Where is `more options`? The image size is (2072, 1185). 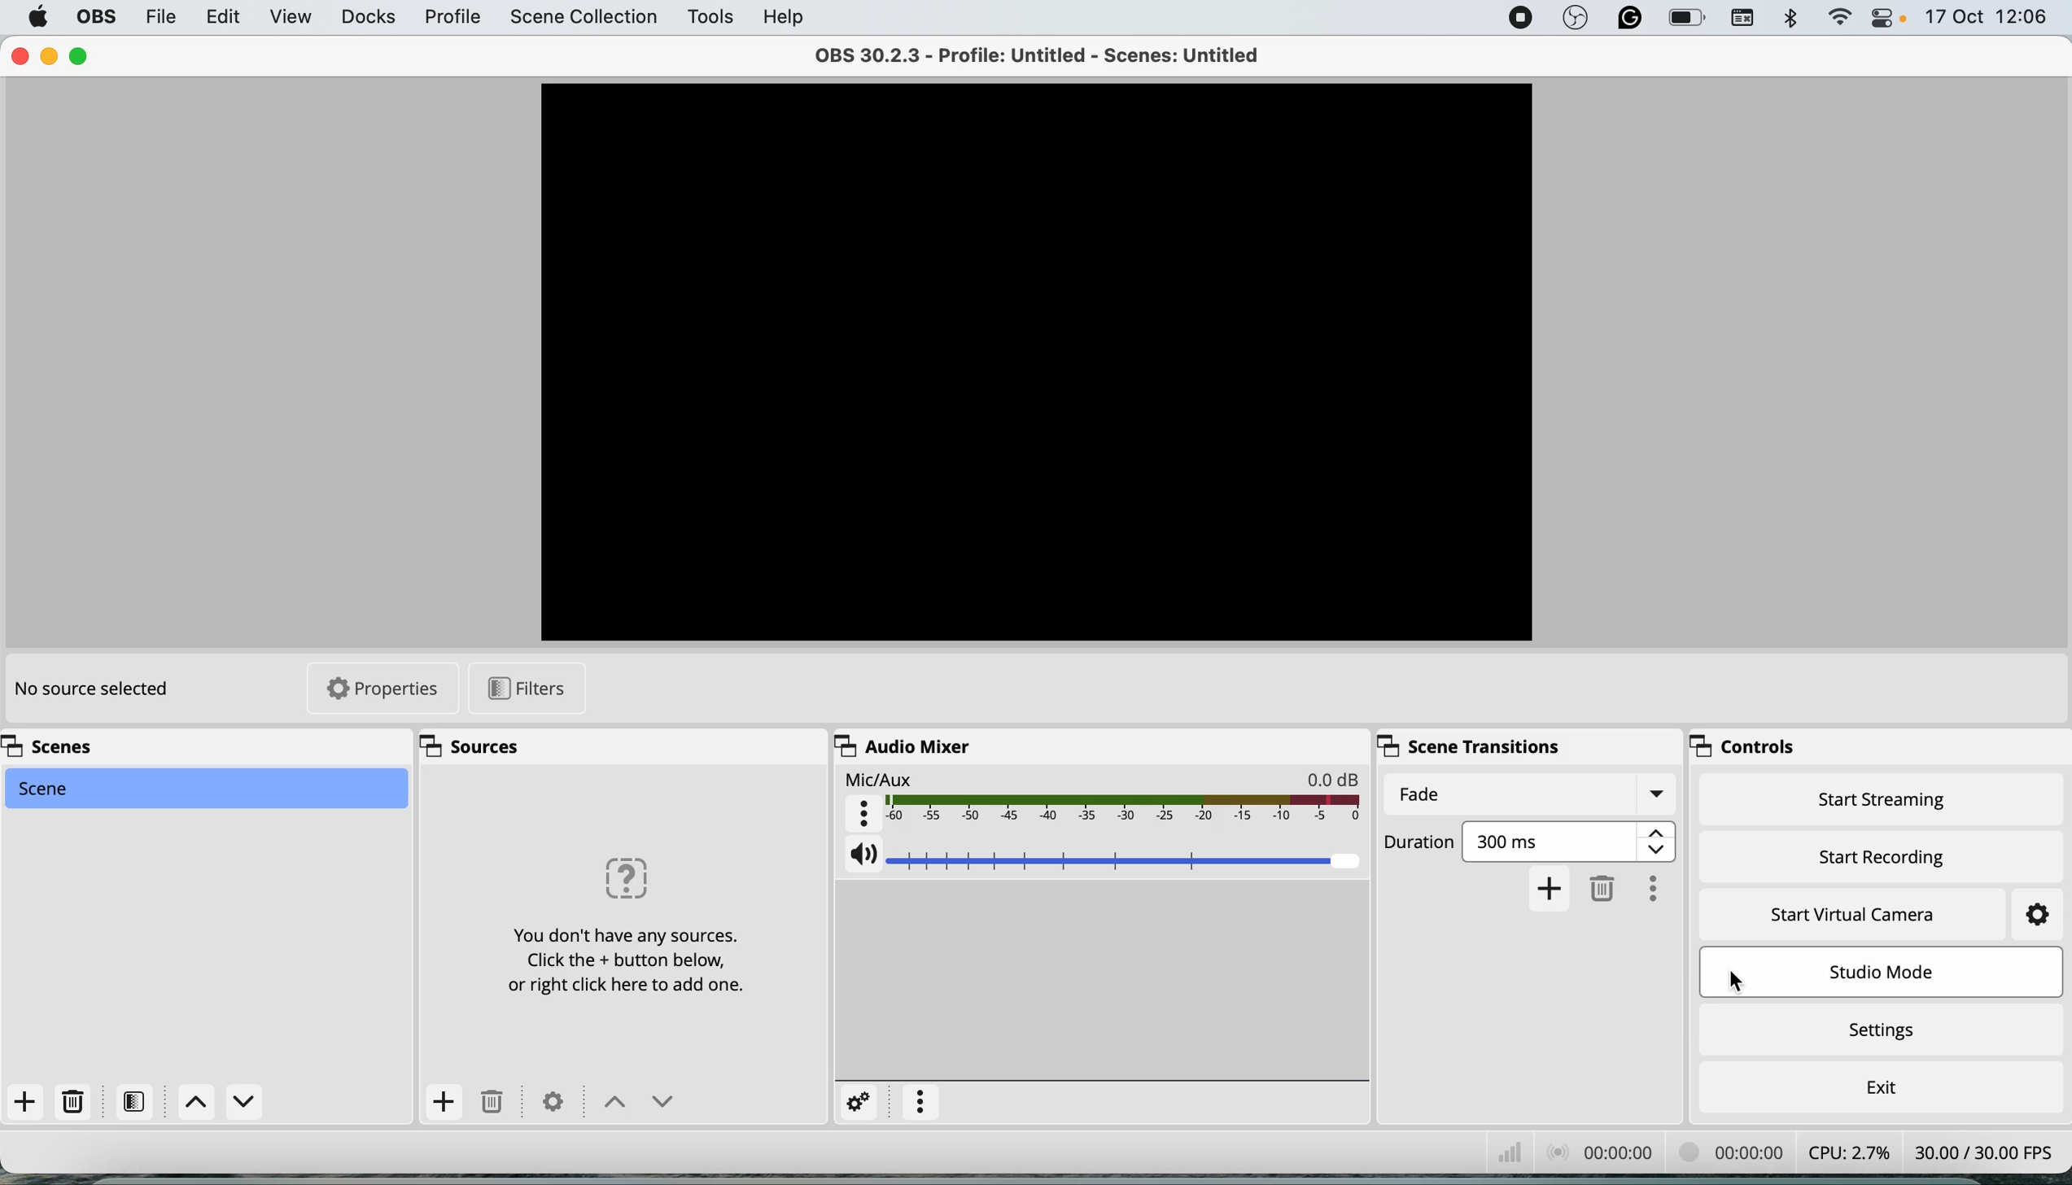
more options is located at coordinates (1657, 885).